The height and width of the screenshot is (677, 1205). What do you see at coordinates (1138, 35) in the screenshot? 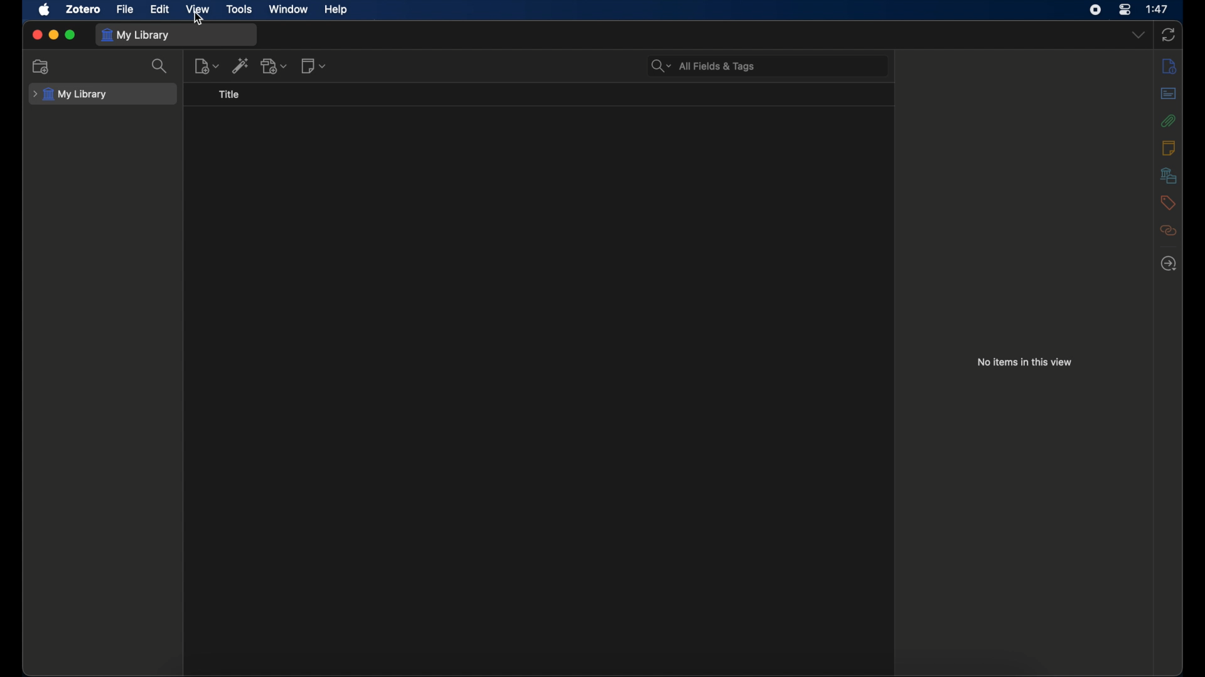
I see `dropdown` at bounding box center [1138, 35].